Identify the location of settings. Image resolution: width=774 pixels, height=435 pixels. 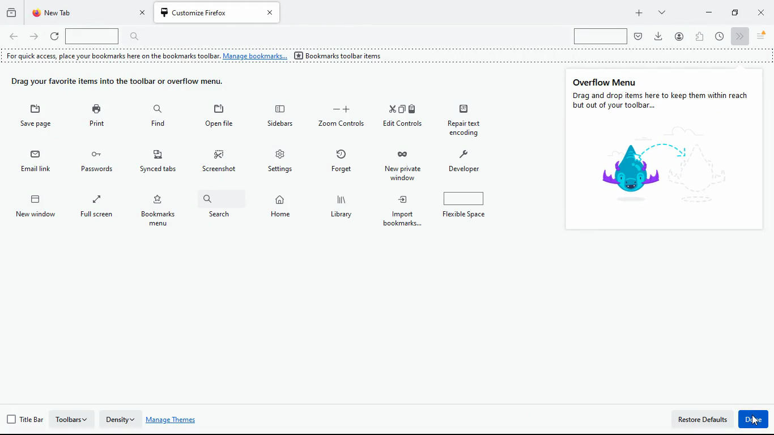
(344, 161).